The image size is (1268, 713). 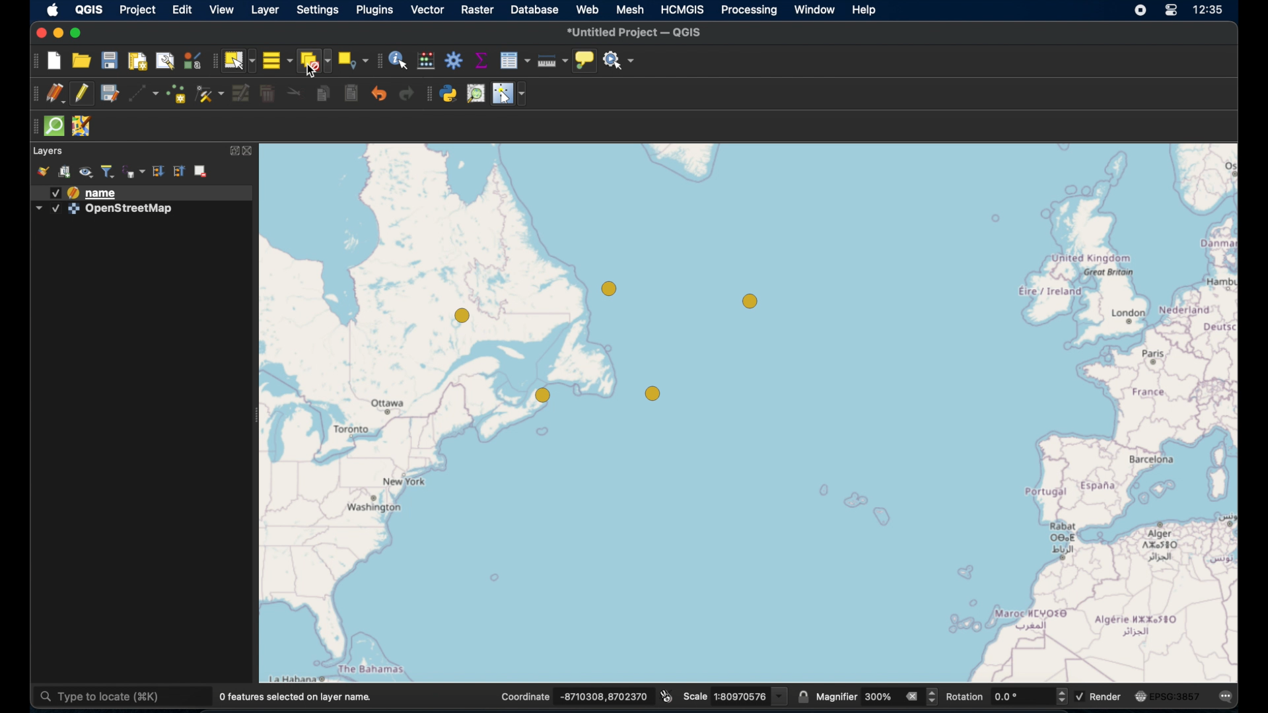 I want to click on cut features, so click(x=295, y=94).